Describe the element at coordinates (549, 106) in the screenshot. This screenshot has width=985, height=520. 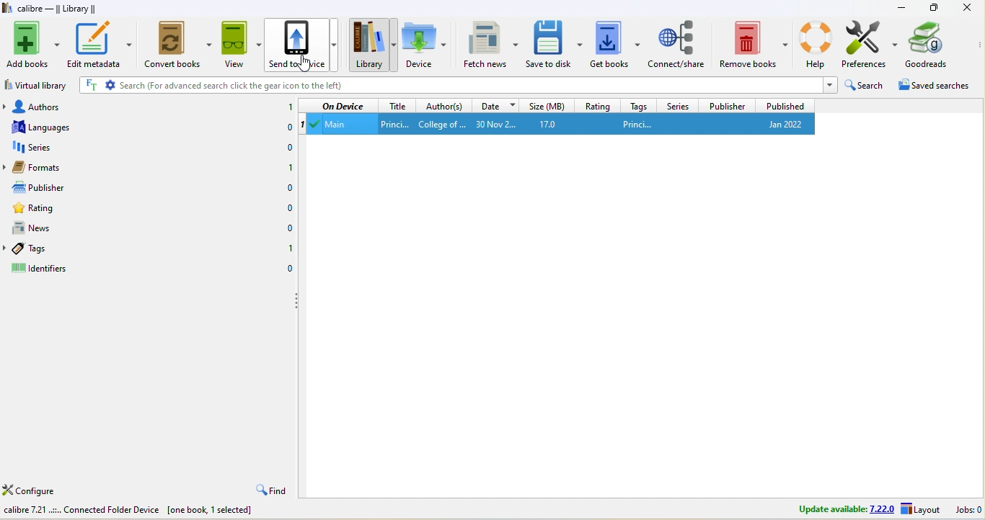
I see `size` at that location.